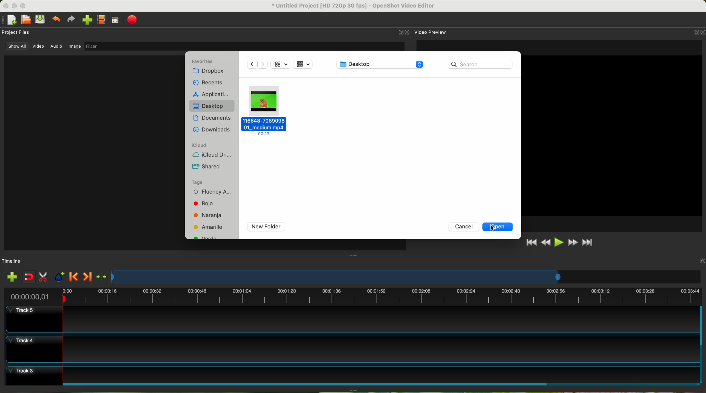 Image resolution: width=706 pixels, height=393 pixels. I want to click on window files, so click(92, 153).